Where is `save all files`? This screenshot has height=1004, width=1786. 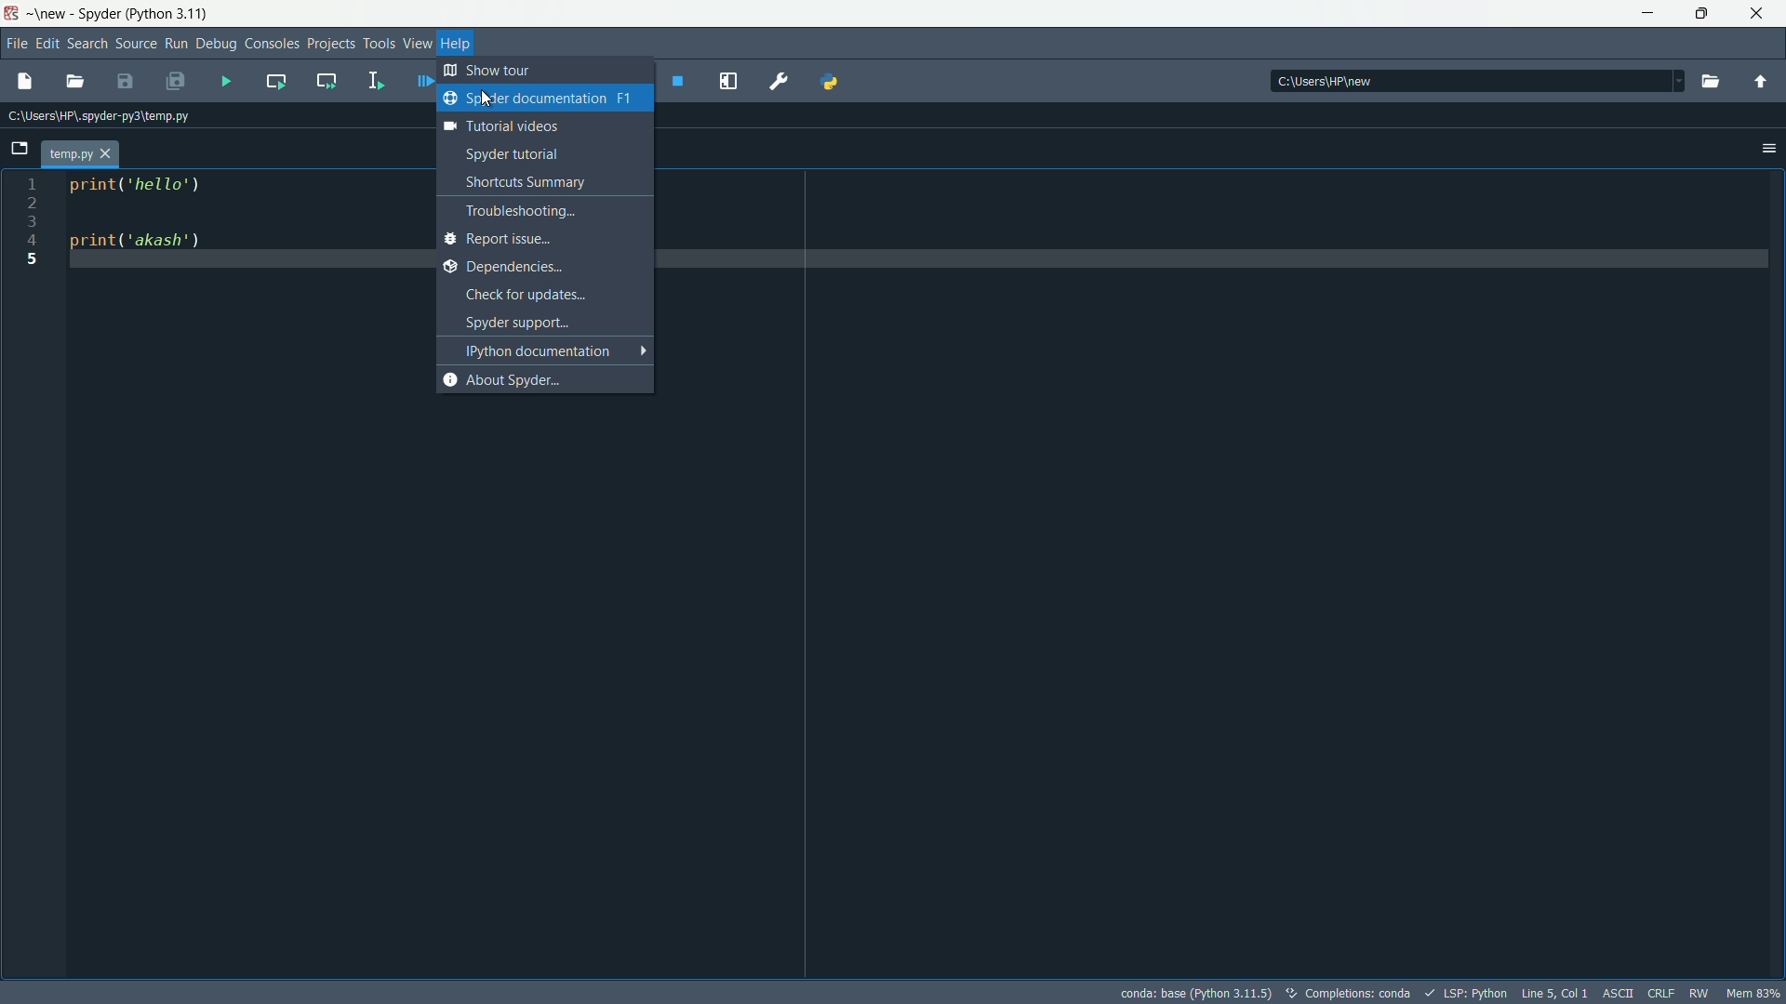
save all files is located at coordinates (174, 82).